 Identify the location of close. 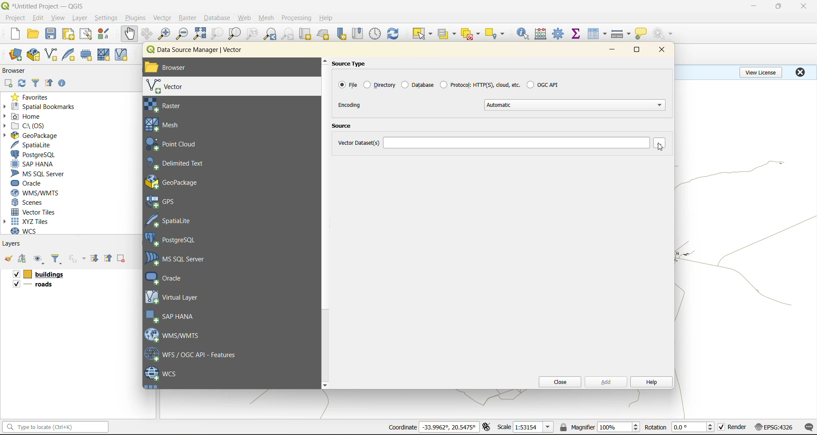
(557, 382).